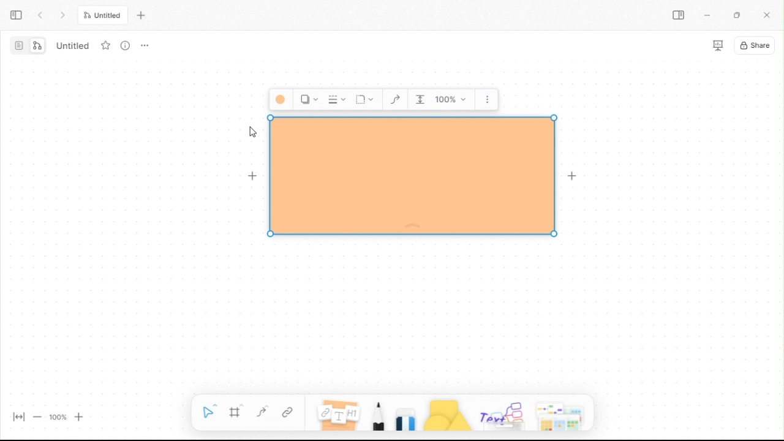  I want to click on zoom out, so click(37, 417).